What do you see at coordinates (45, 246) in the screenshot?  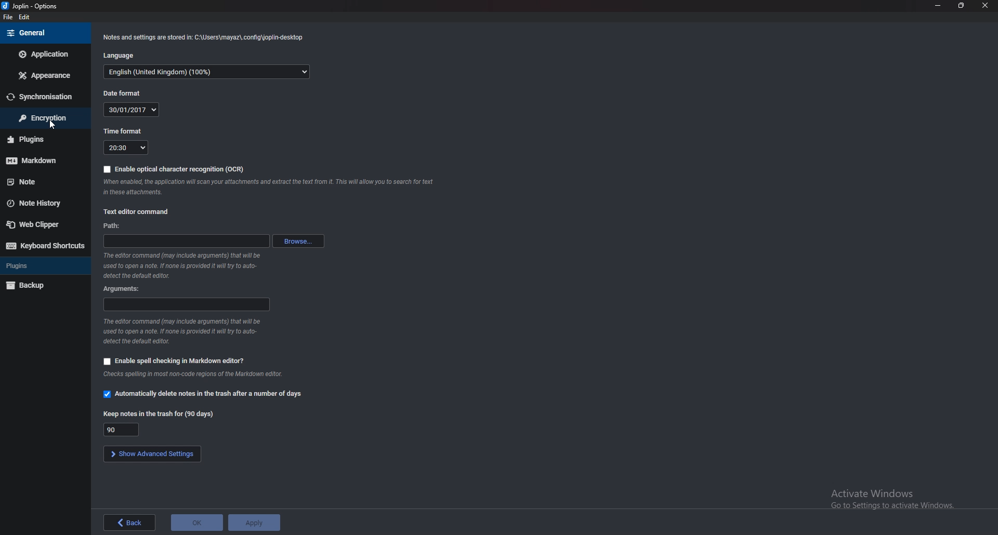 I see `keyboard shortcuts` at bounding box center [45, 246].